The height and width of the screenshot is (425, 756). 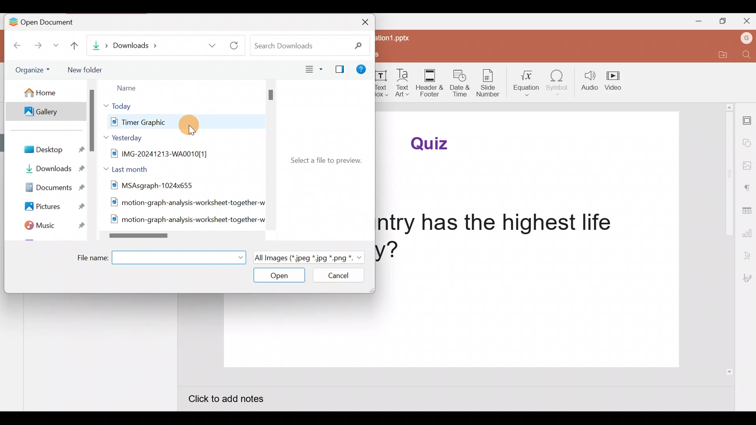 What do you see at coordinates (529, 83) in the screenshot?
I see `Equation` at bounding box center [529, 83].